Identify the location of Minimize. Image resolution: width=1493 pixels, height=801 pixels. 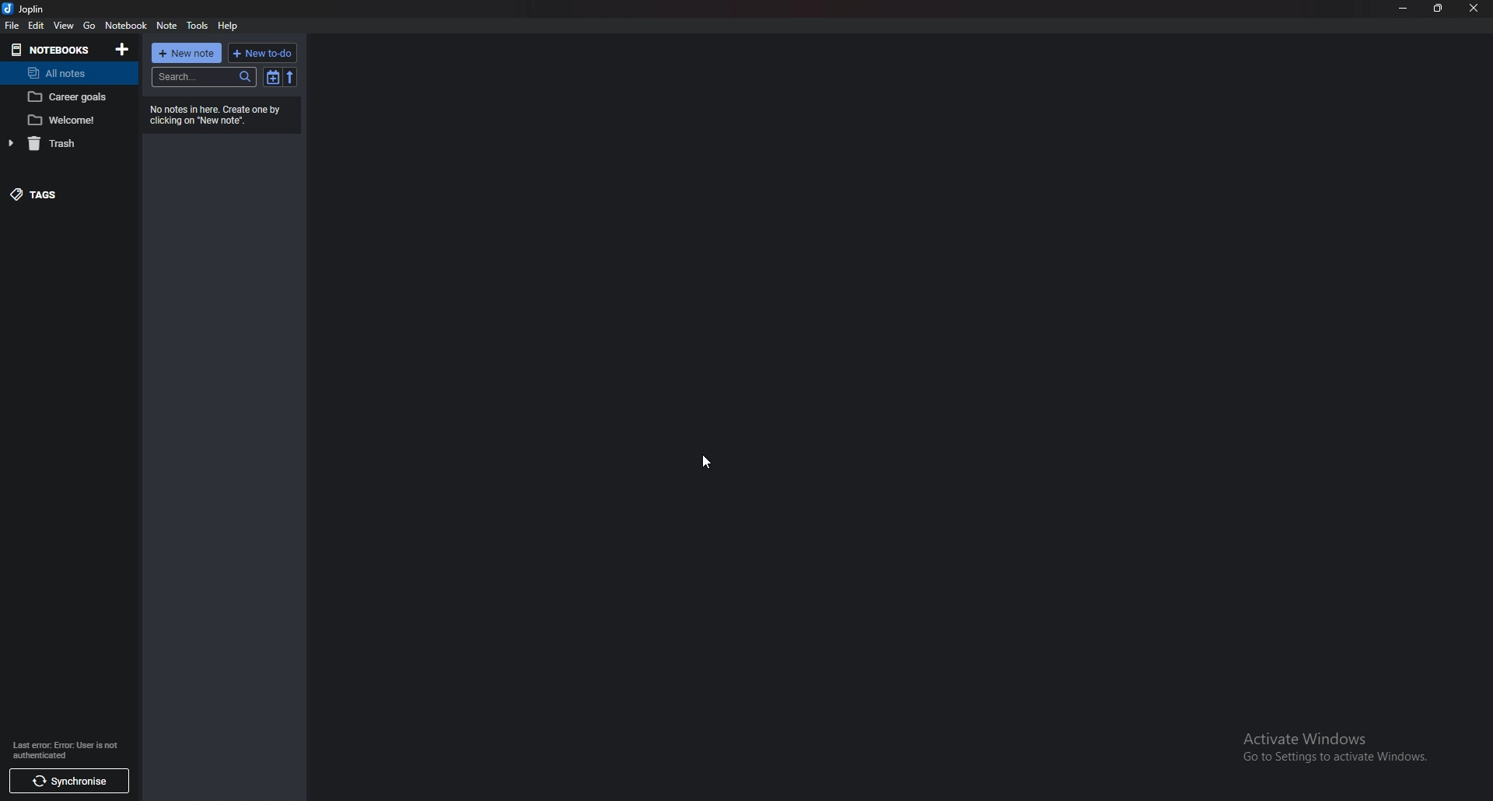
(1404, 7).